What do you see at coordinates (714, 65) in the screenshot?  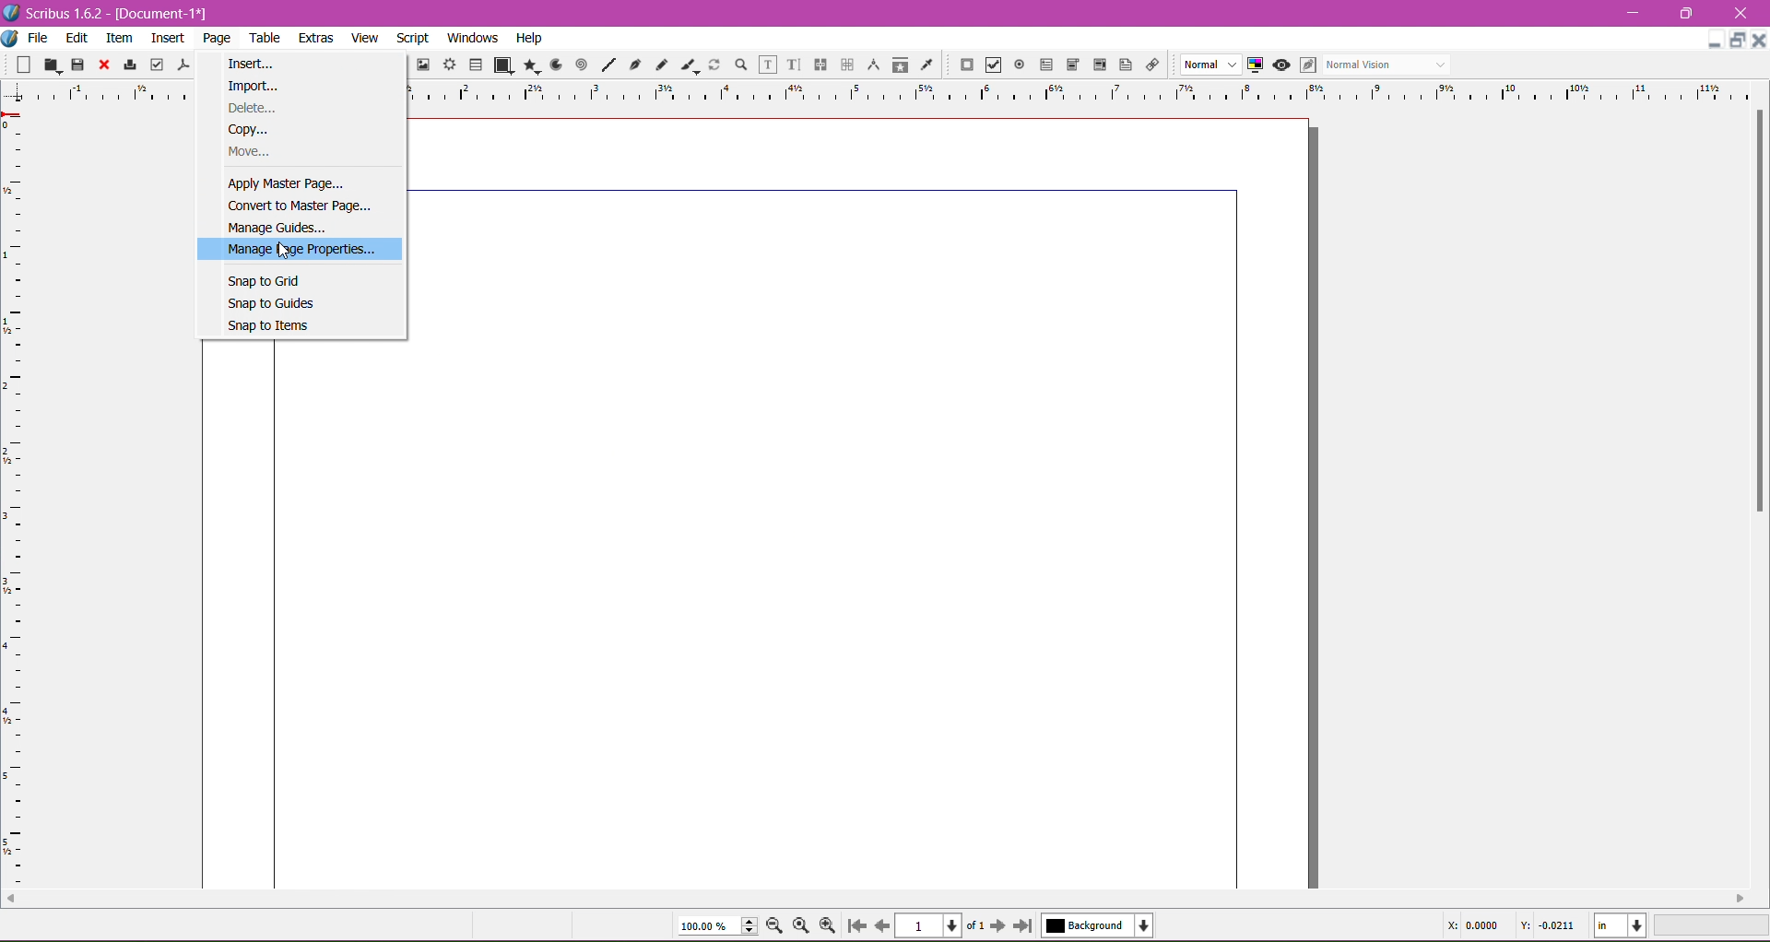 I see `Rotate Item` at bounding box center [714, 65].